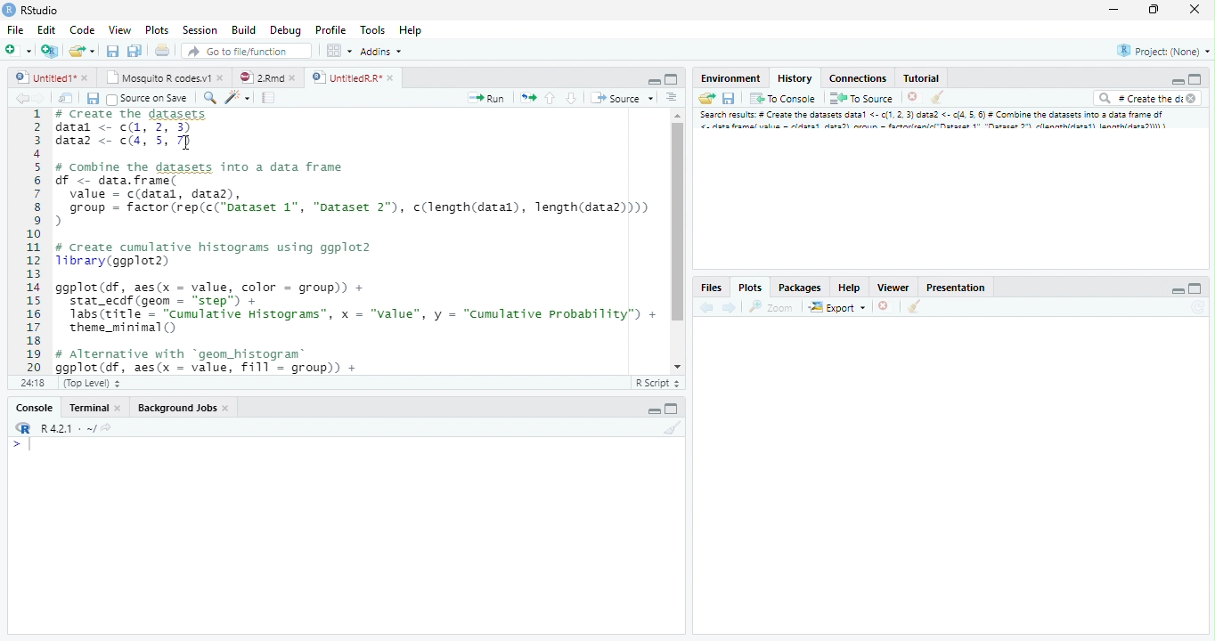 The width and height of the screenshot is (1215, 641). Describe the element at coordinates (486, 98) in the screenshot. I see `Run` at that location.